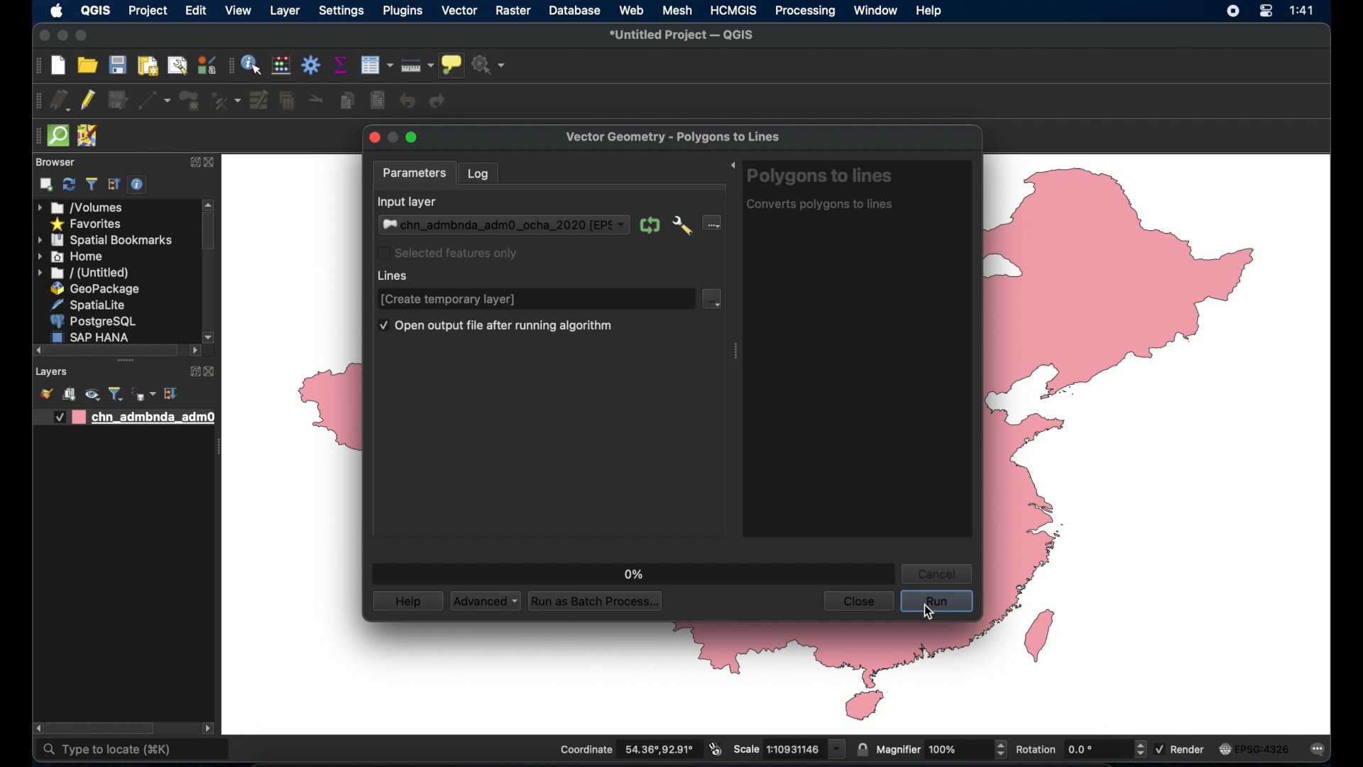 This screenshot has height=767, width=1363. What do you see at coordinates (438, 102) in the screenshot?
I see `redo` at bounding box center [438, 102].